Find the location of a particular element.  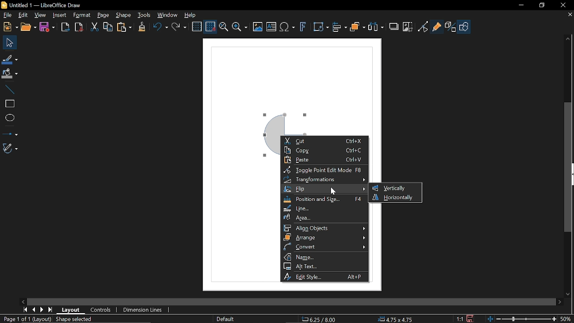

Format is located at coordinates (82, 16).